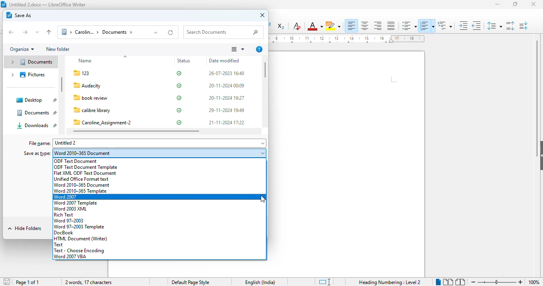  I want to click on book view, so click(460, 282).